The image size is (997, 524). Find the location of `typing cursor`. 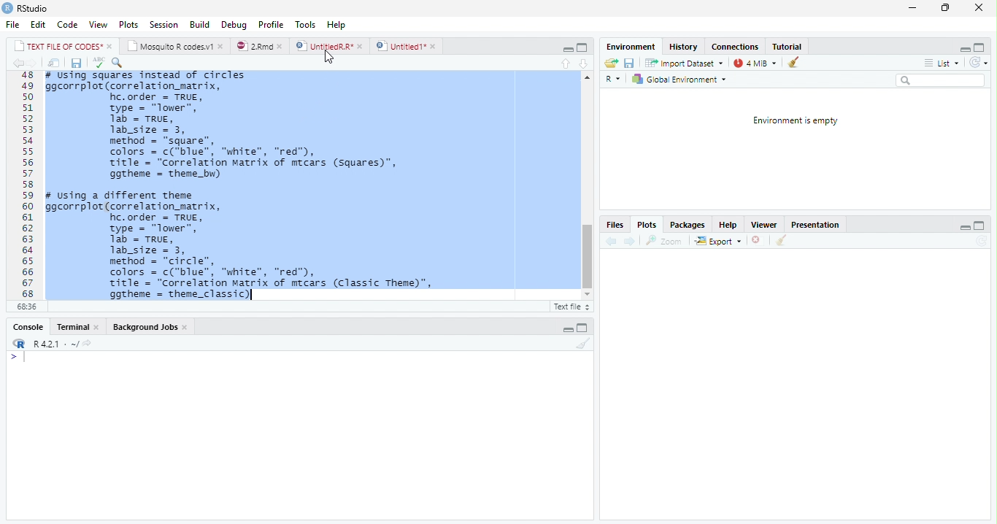

typing cursor is located at coordinates (19, 359).